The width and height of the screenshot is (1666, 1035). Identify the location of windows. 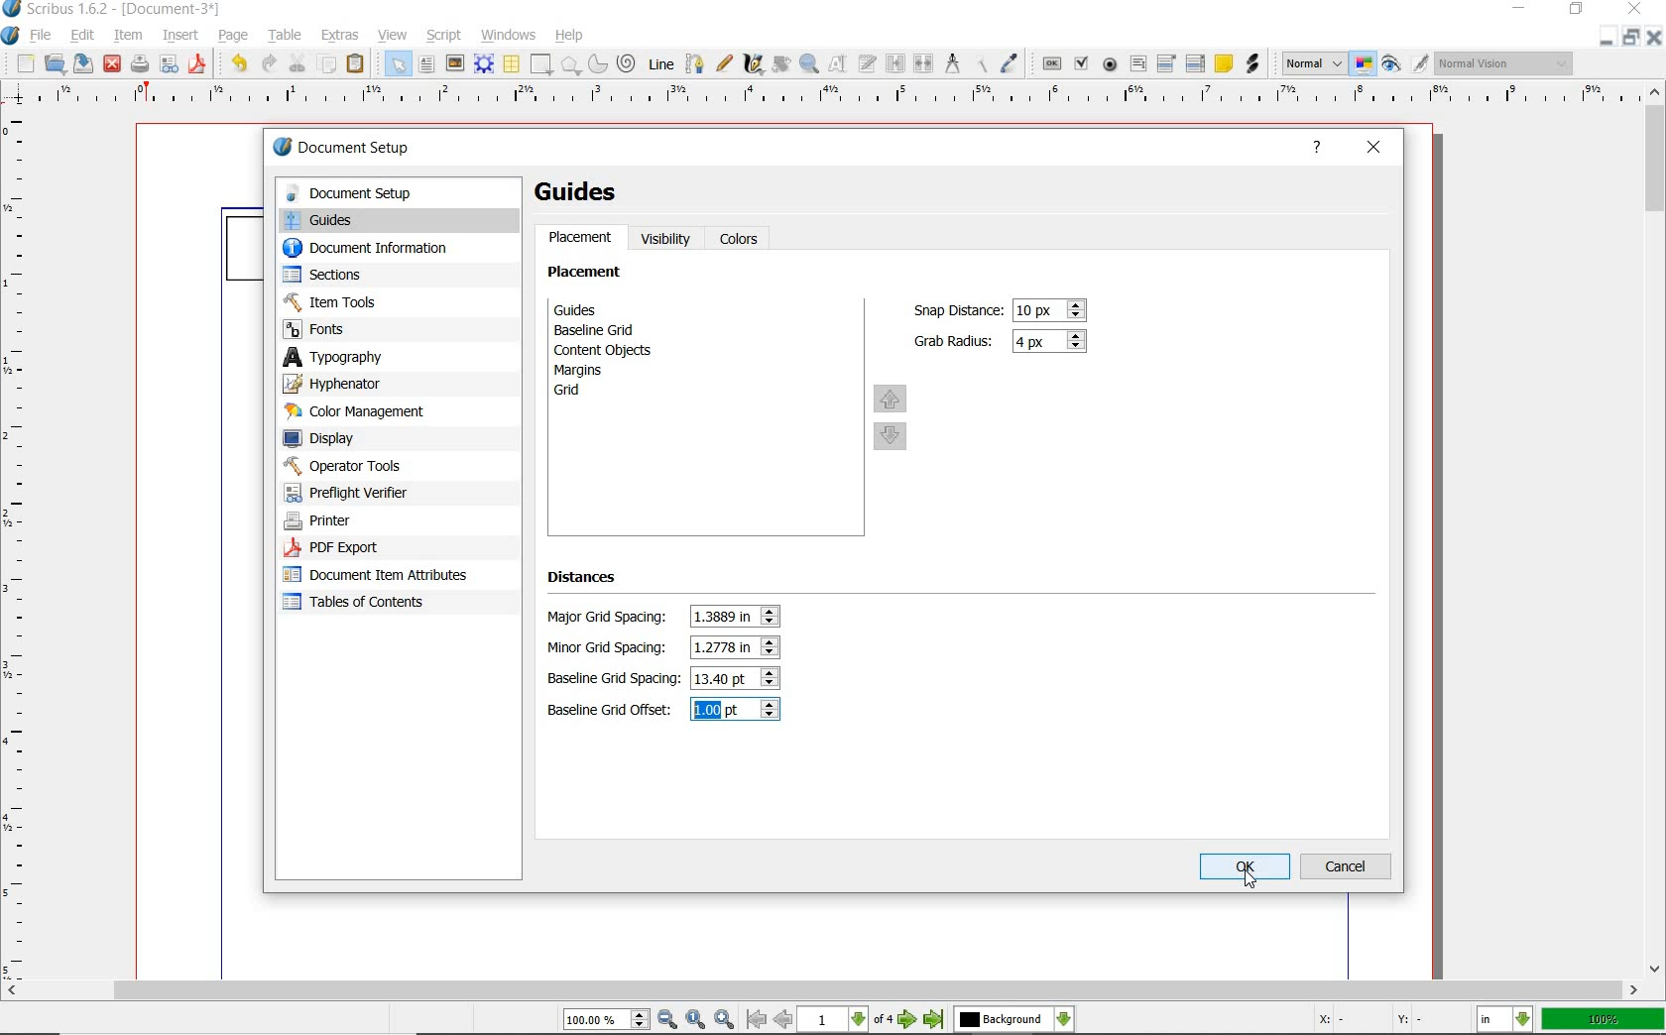
(509, 34).